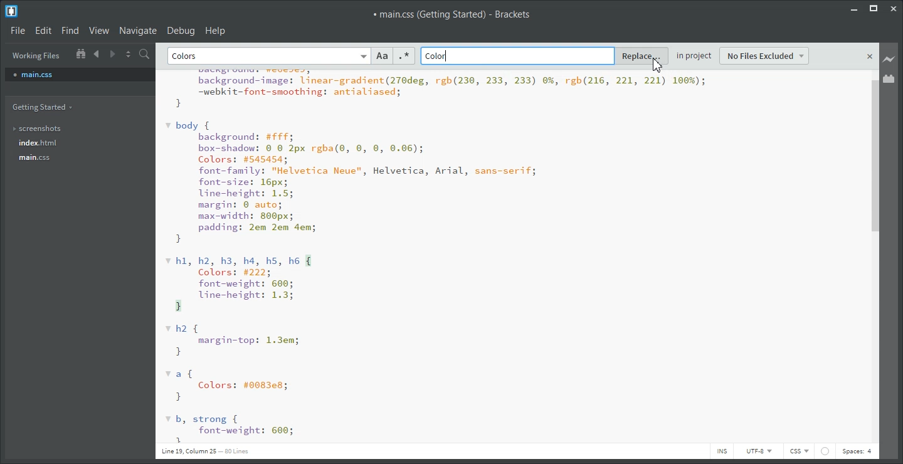  Describe the element at coordinates (437, 56) in the screenshot. I see `Color` at that location.